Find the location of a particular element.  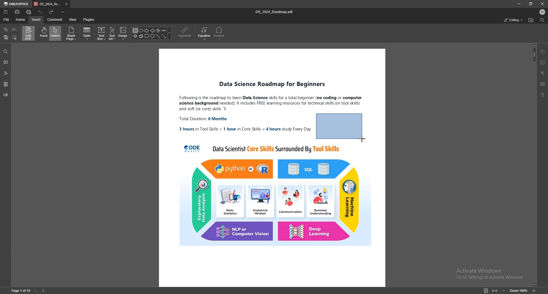

previous page is located at coordinates (36, 290).